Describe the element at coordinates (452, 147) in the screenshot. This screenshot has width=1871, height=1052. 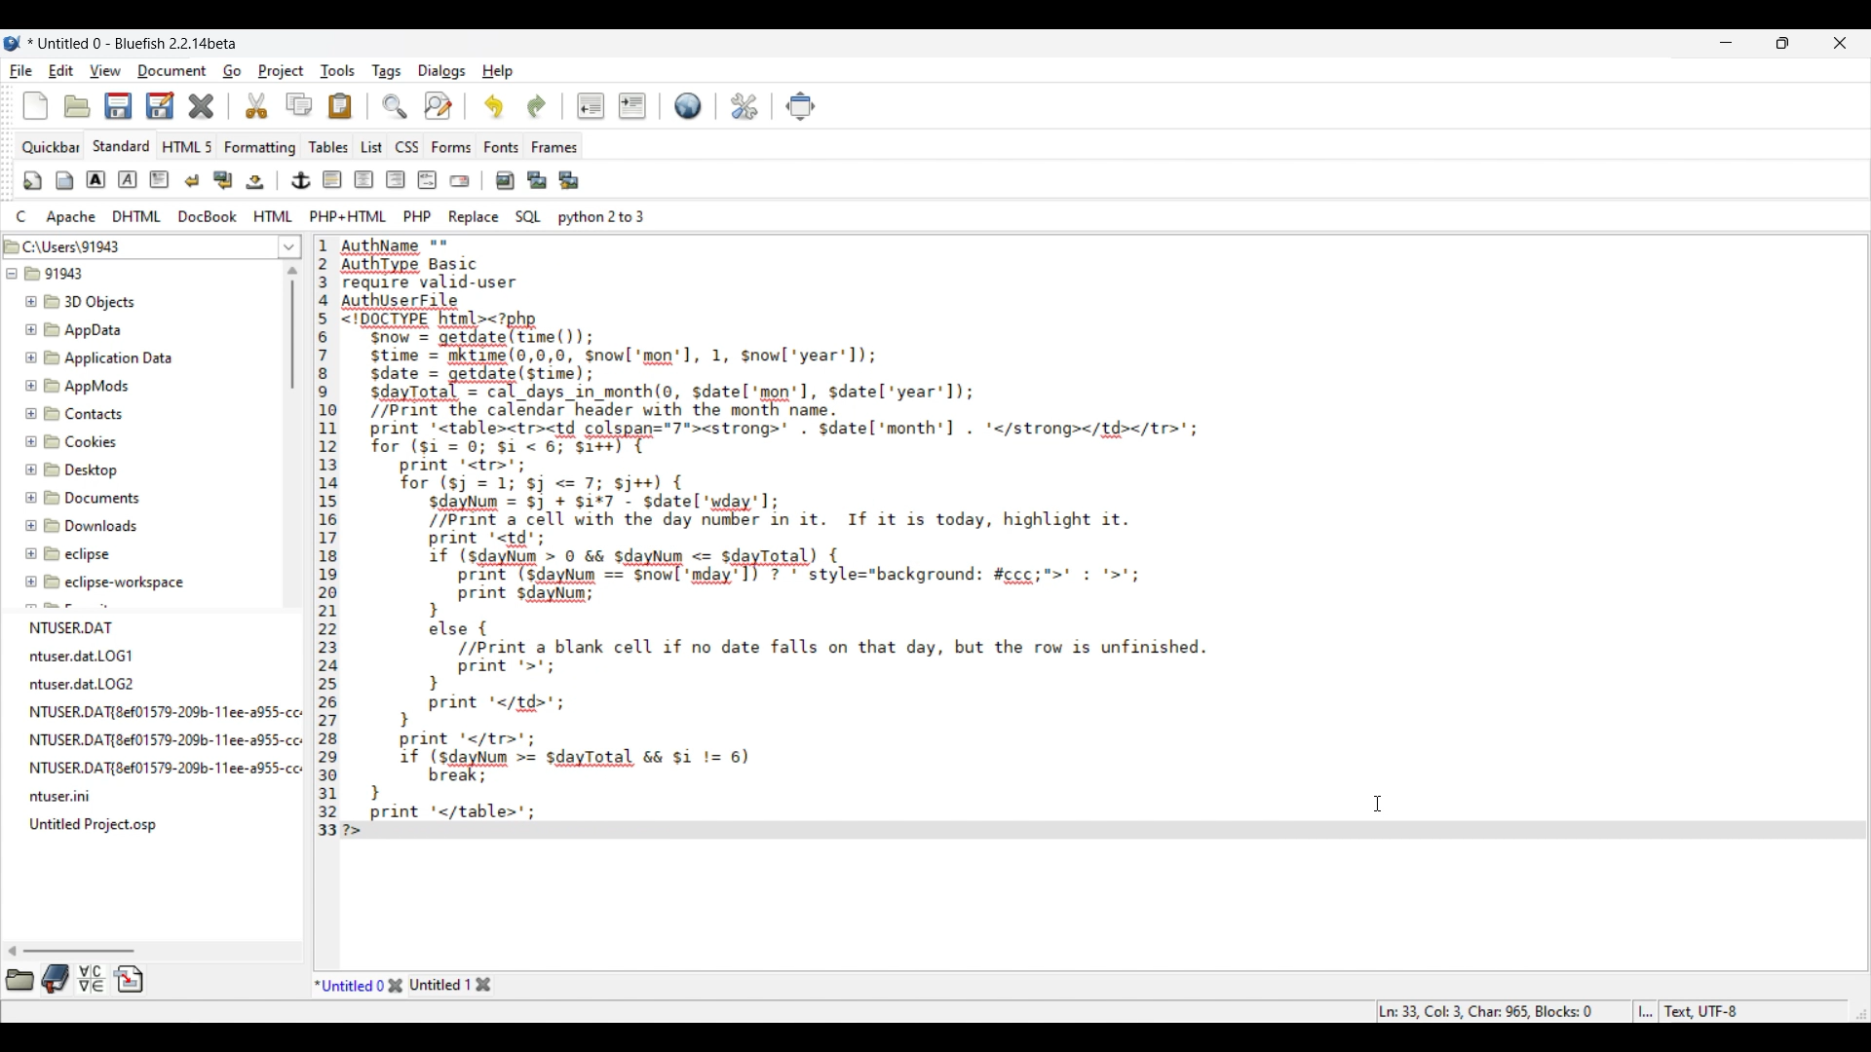
I see `Forms` at that location.